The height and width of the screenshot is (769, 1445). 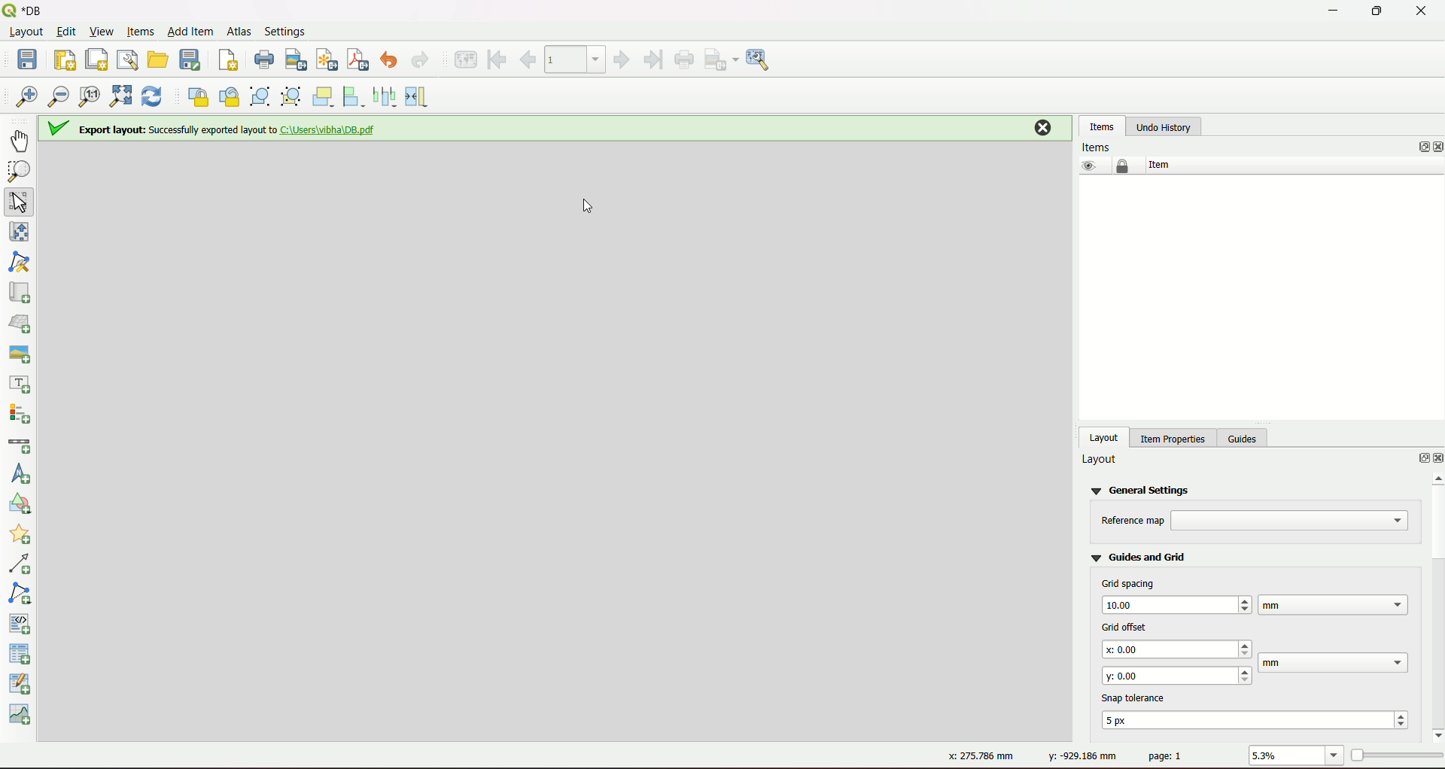 I want to click on add items from template, so click(x=159, y=59).